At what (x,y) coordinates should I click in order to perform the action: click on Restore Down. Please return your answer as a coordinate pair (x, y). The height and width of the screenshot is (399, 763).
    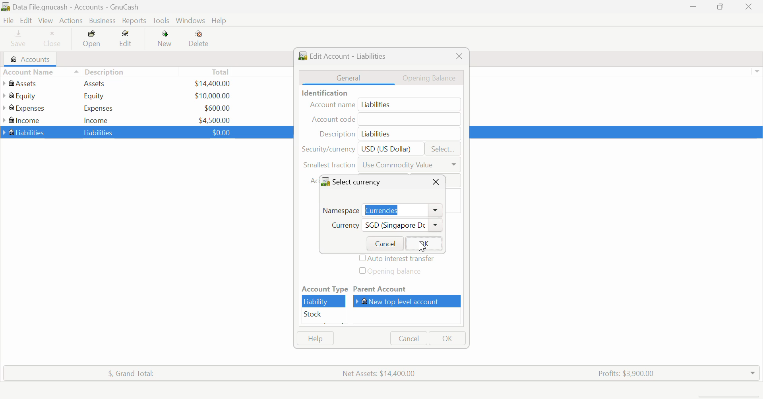
    Looking at the image, I should click on (693, 8).